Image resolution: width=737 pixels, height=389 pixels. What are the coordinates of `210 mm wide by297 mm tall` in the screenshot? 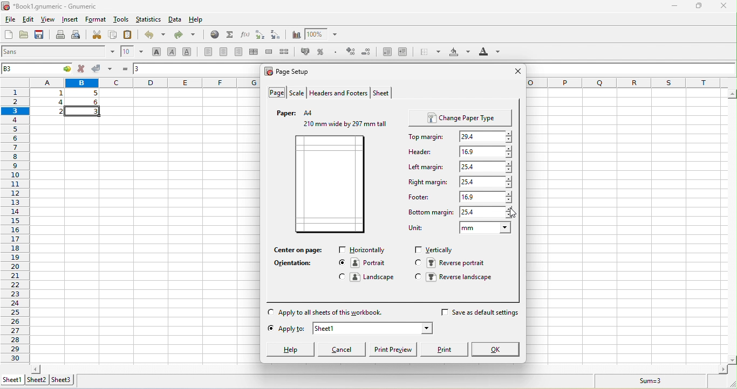 It's located at (344, 126).